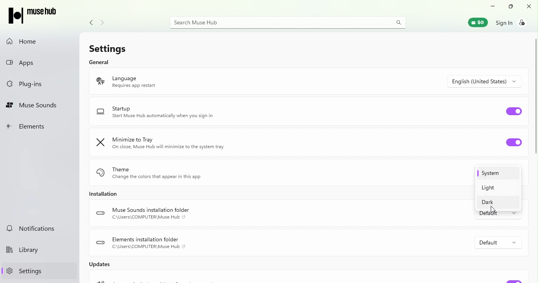  I want to click on System, so click(498, 174).